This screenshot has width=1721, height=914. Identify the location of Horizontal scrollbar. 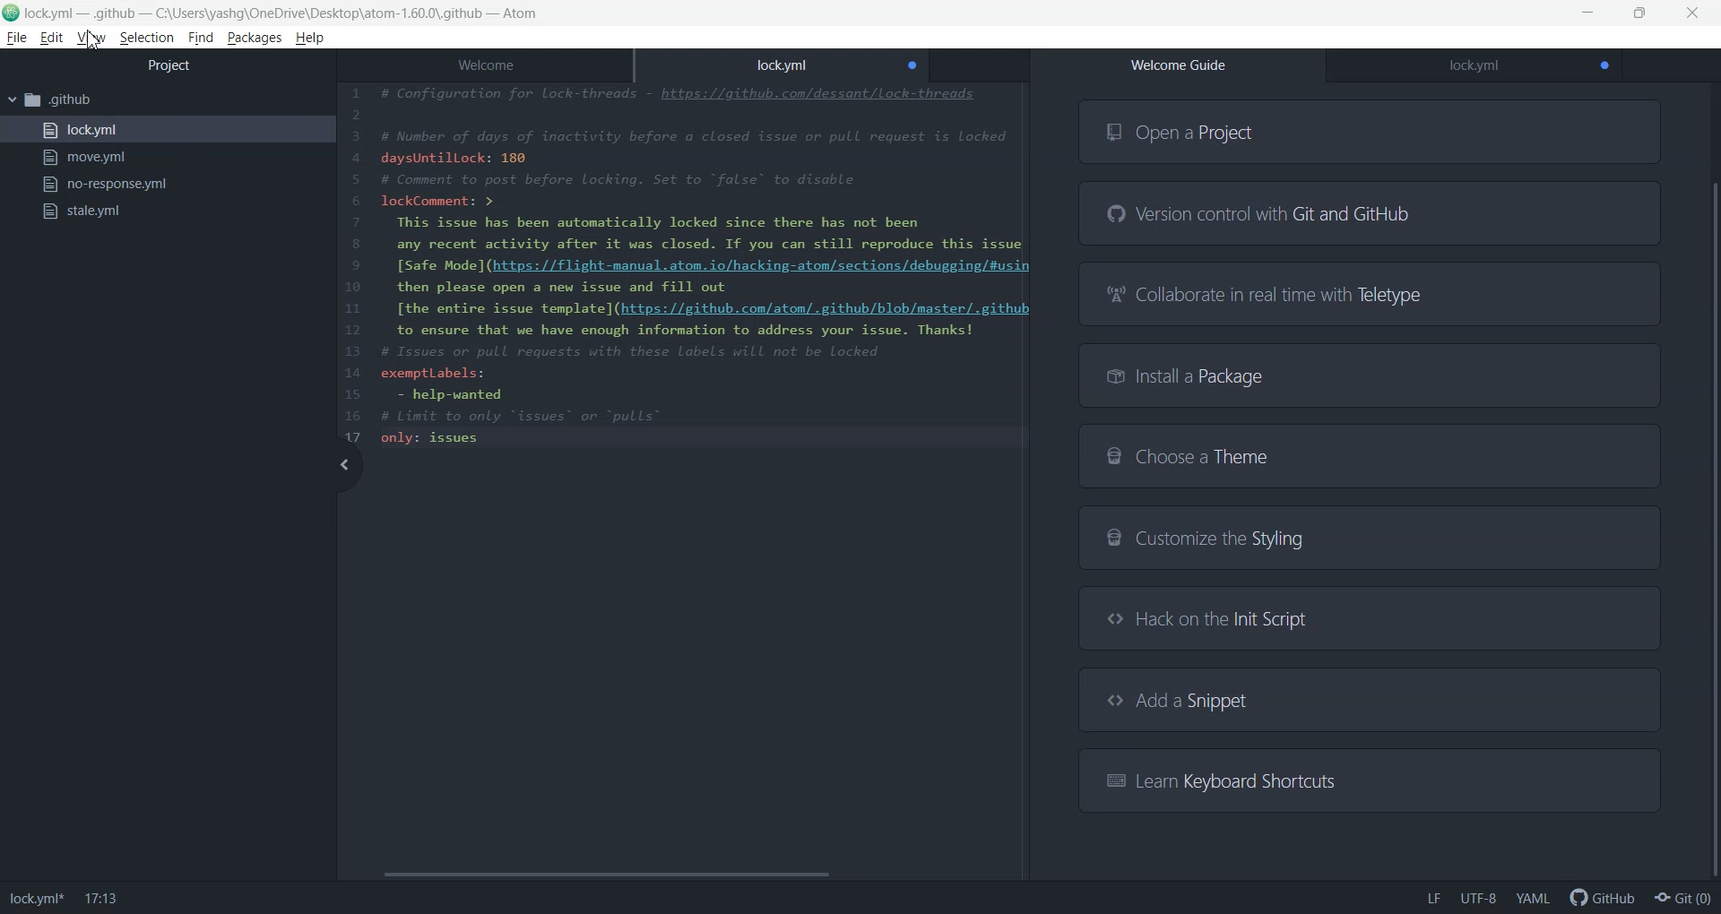
(679, 875).